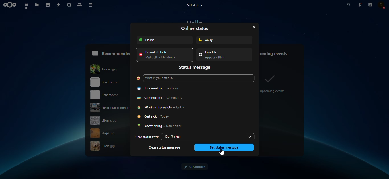 This screenshot has height=179, width=389. What do you see at coordinates (273, 83) in the screenshot?
I see `no upcoming events` at bounding box center [273, 83].